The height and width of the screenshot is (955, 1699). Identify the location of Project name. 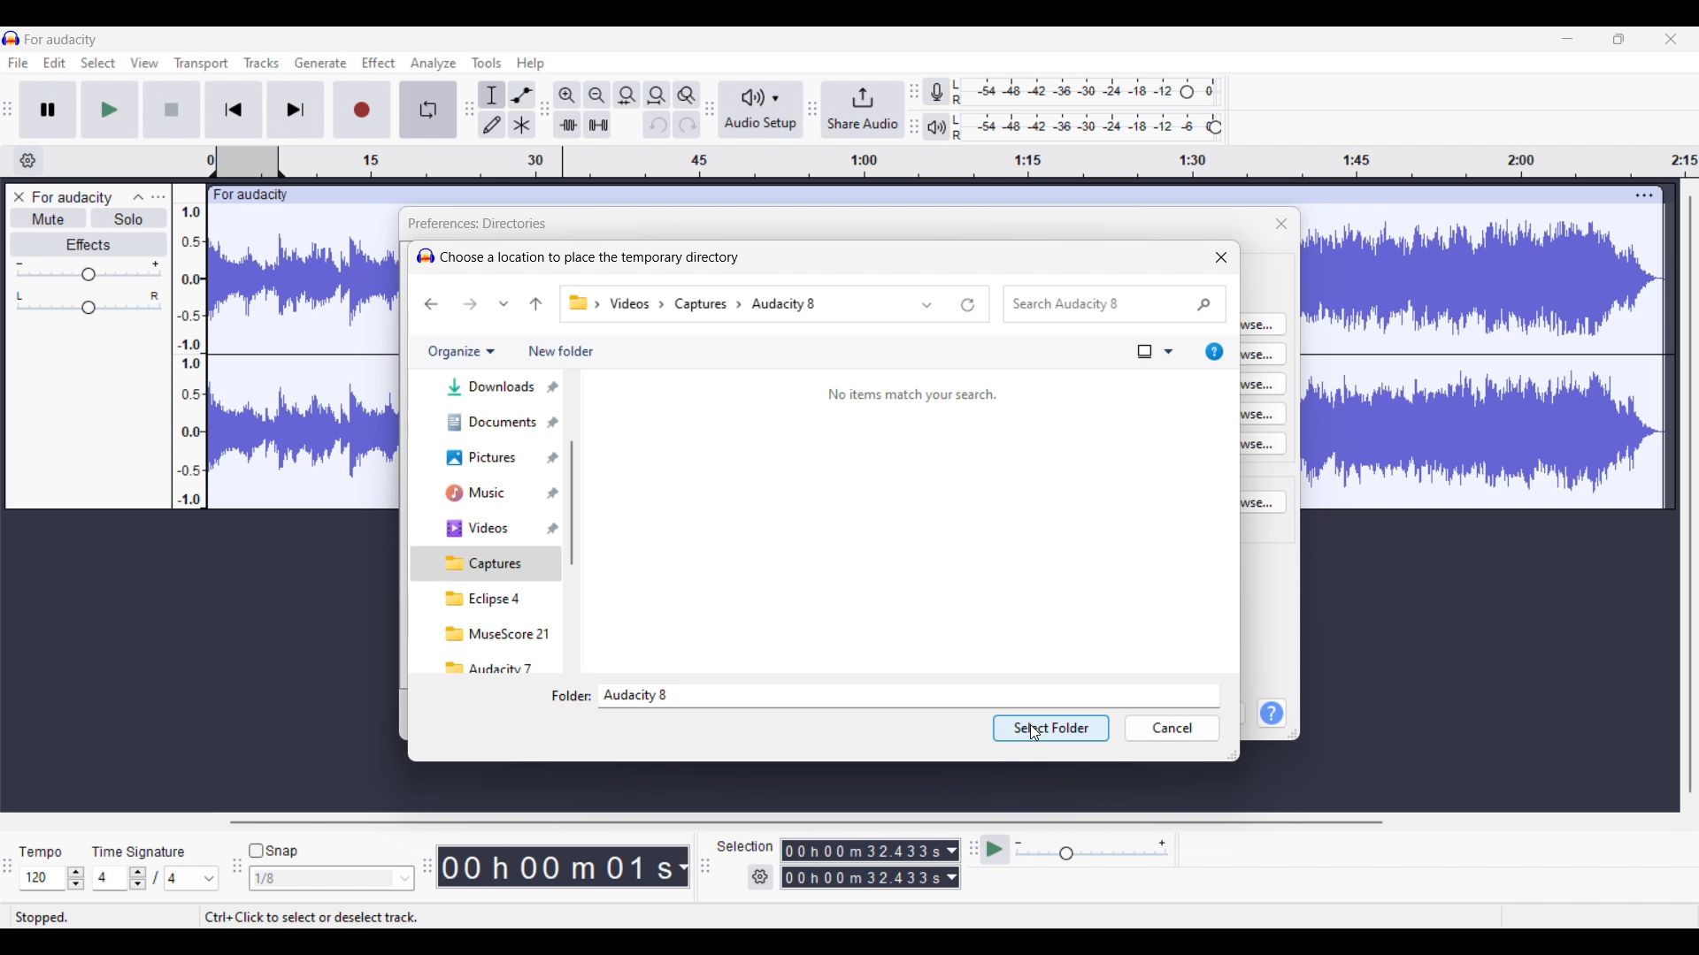
(72, 198).